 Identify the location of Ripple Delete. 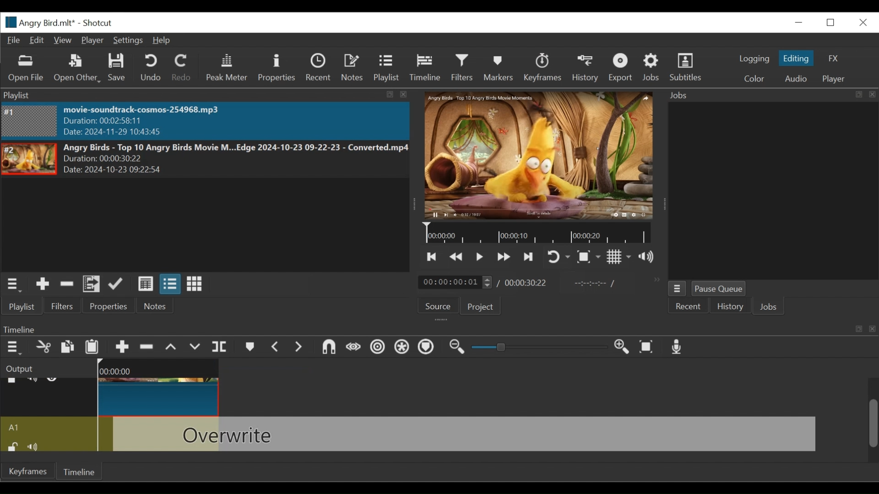
(147, 348).